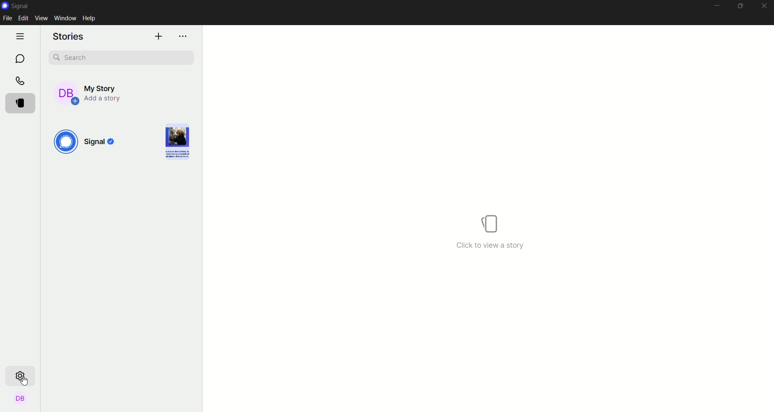 The height and width of the screenshot is (412, 774). What do you see at coordinates (488, 245) in the screenshot?
I see `text` at bounding box center [488, 245].